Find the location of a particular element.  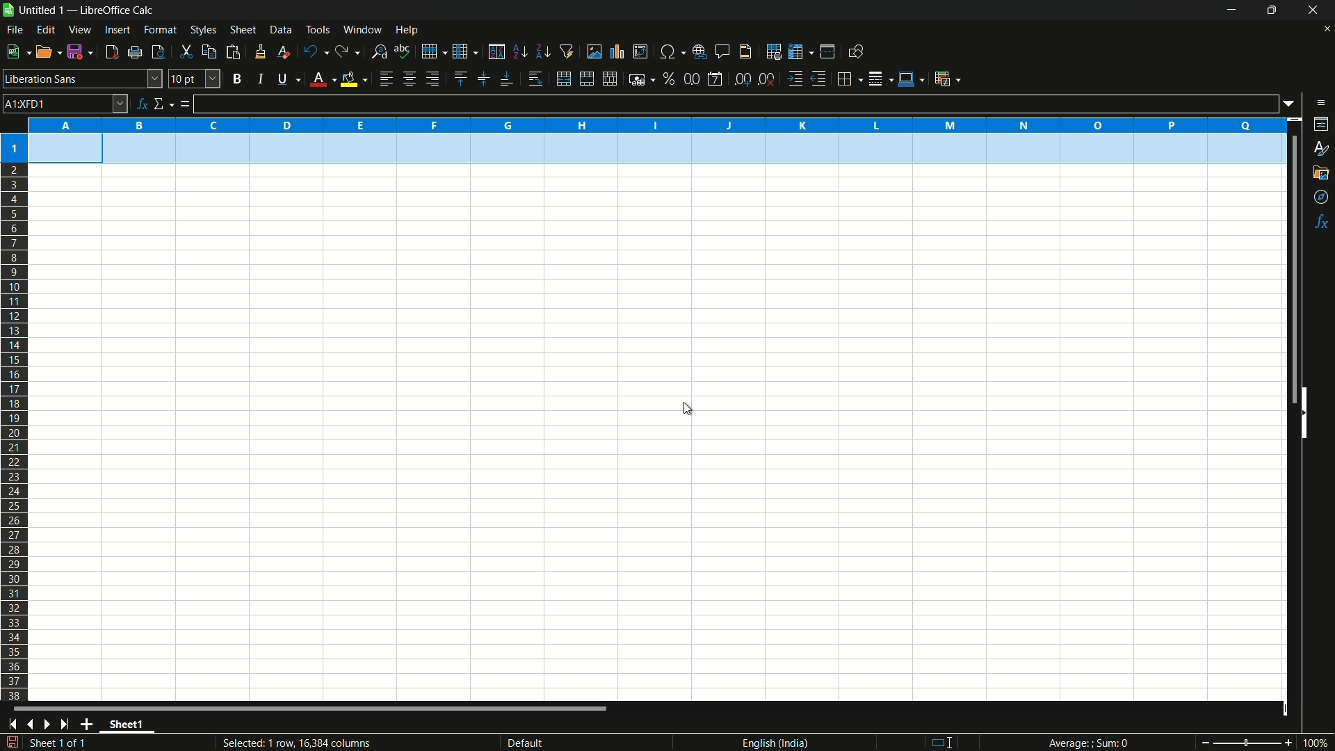

sheet name is located at coordinates (131, 726).